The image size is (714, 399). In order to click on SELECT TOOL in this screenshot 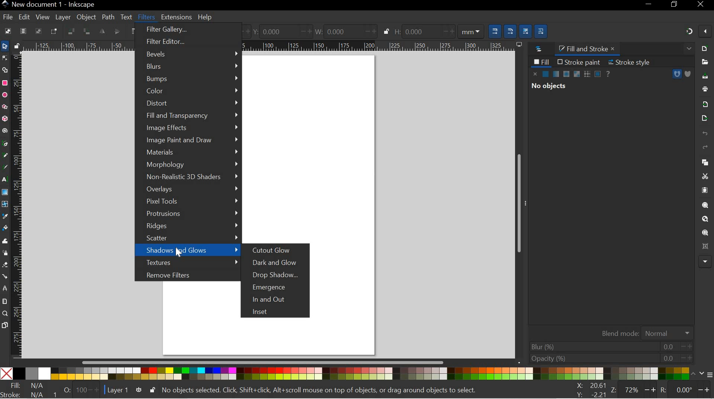, I will do `click(5, 46)`.